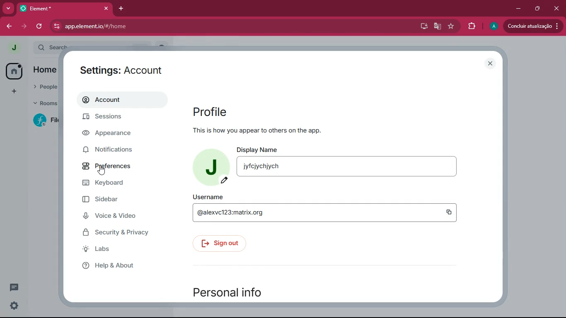 This screenshot has width=566, height=318. I want to click on sign out, so click(222, 243).